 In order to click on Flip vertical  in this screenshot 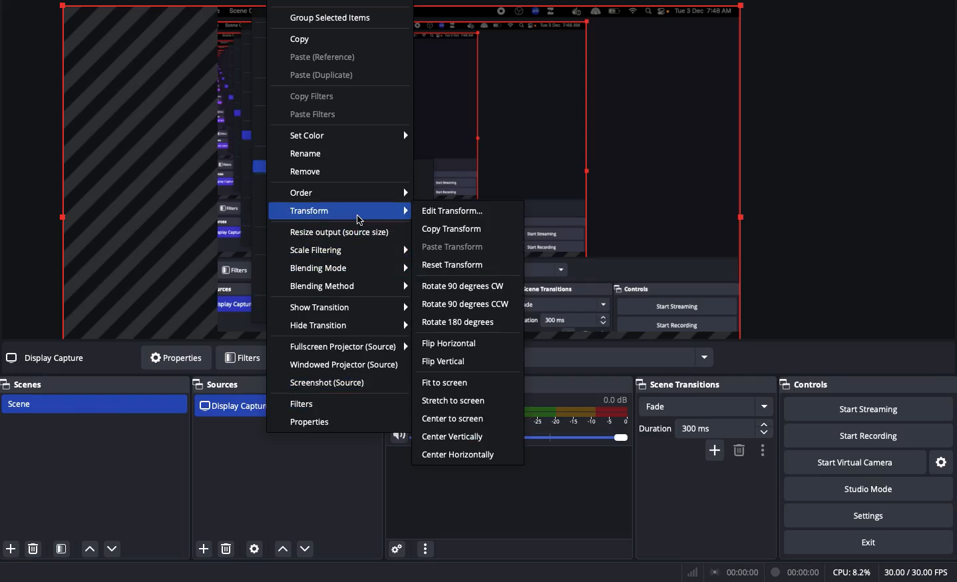, I will do `click(445, 362)`.